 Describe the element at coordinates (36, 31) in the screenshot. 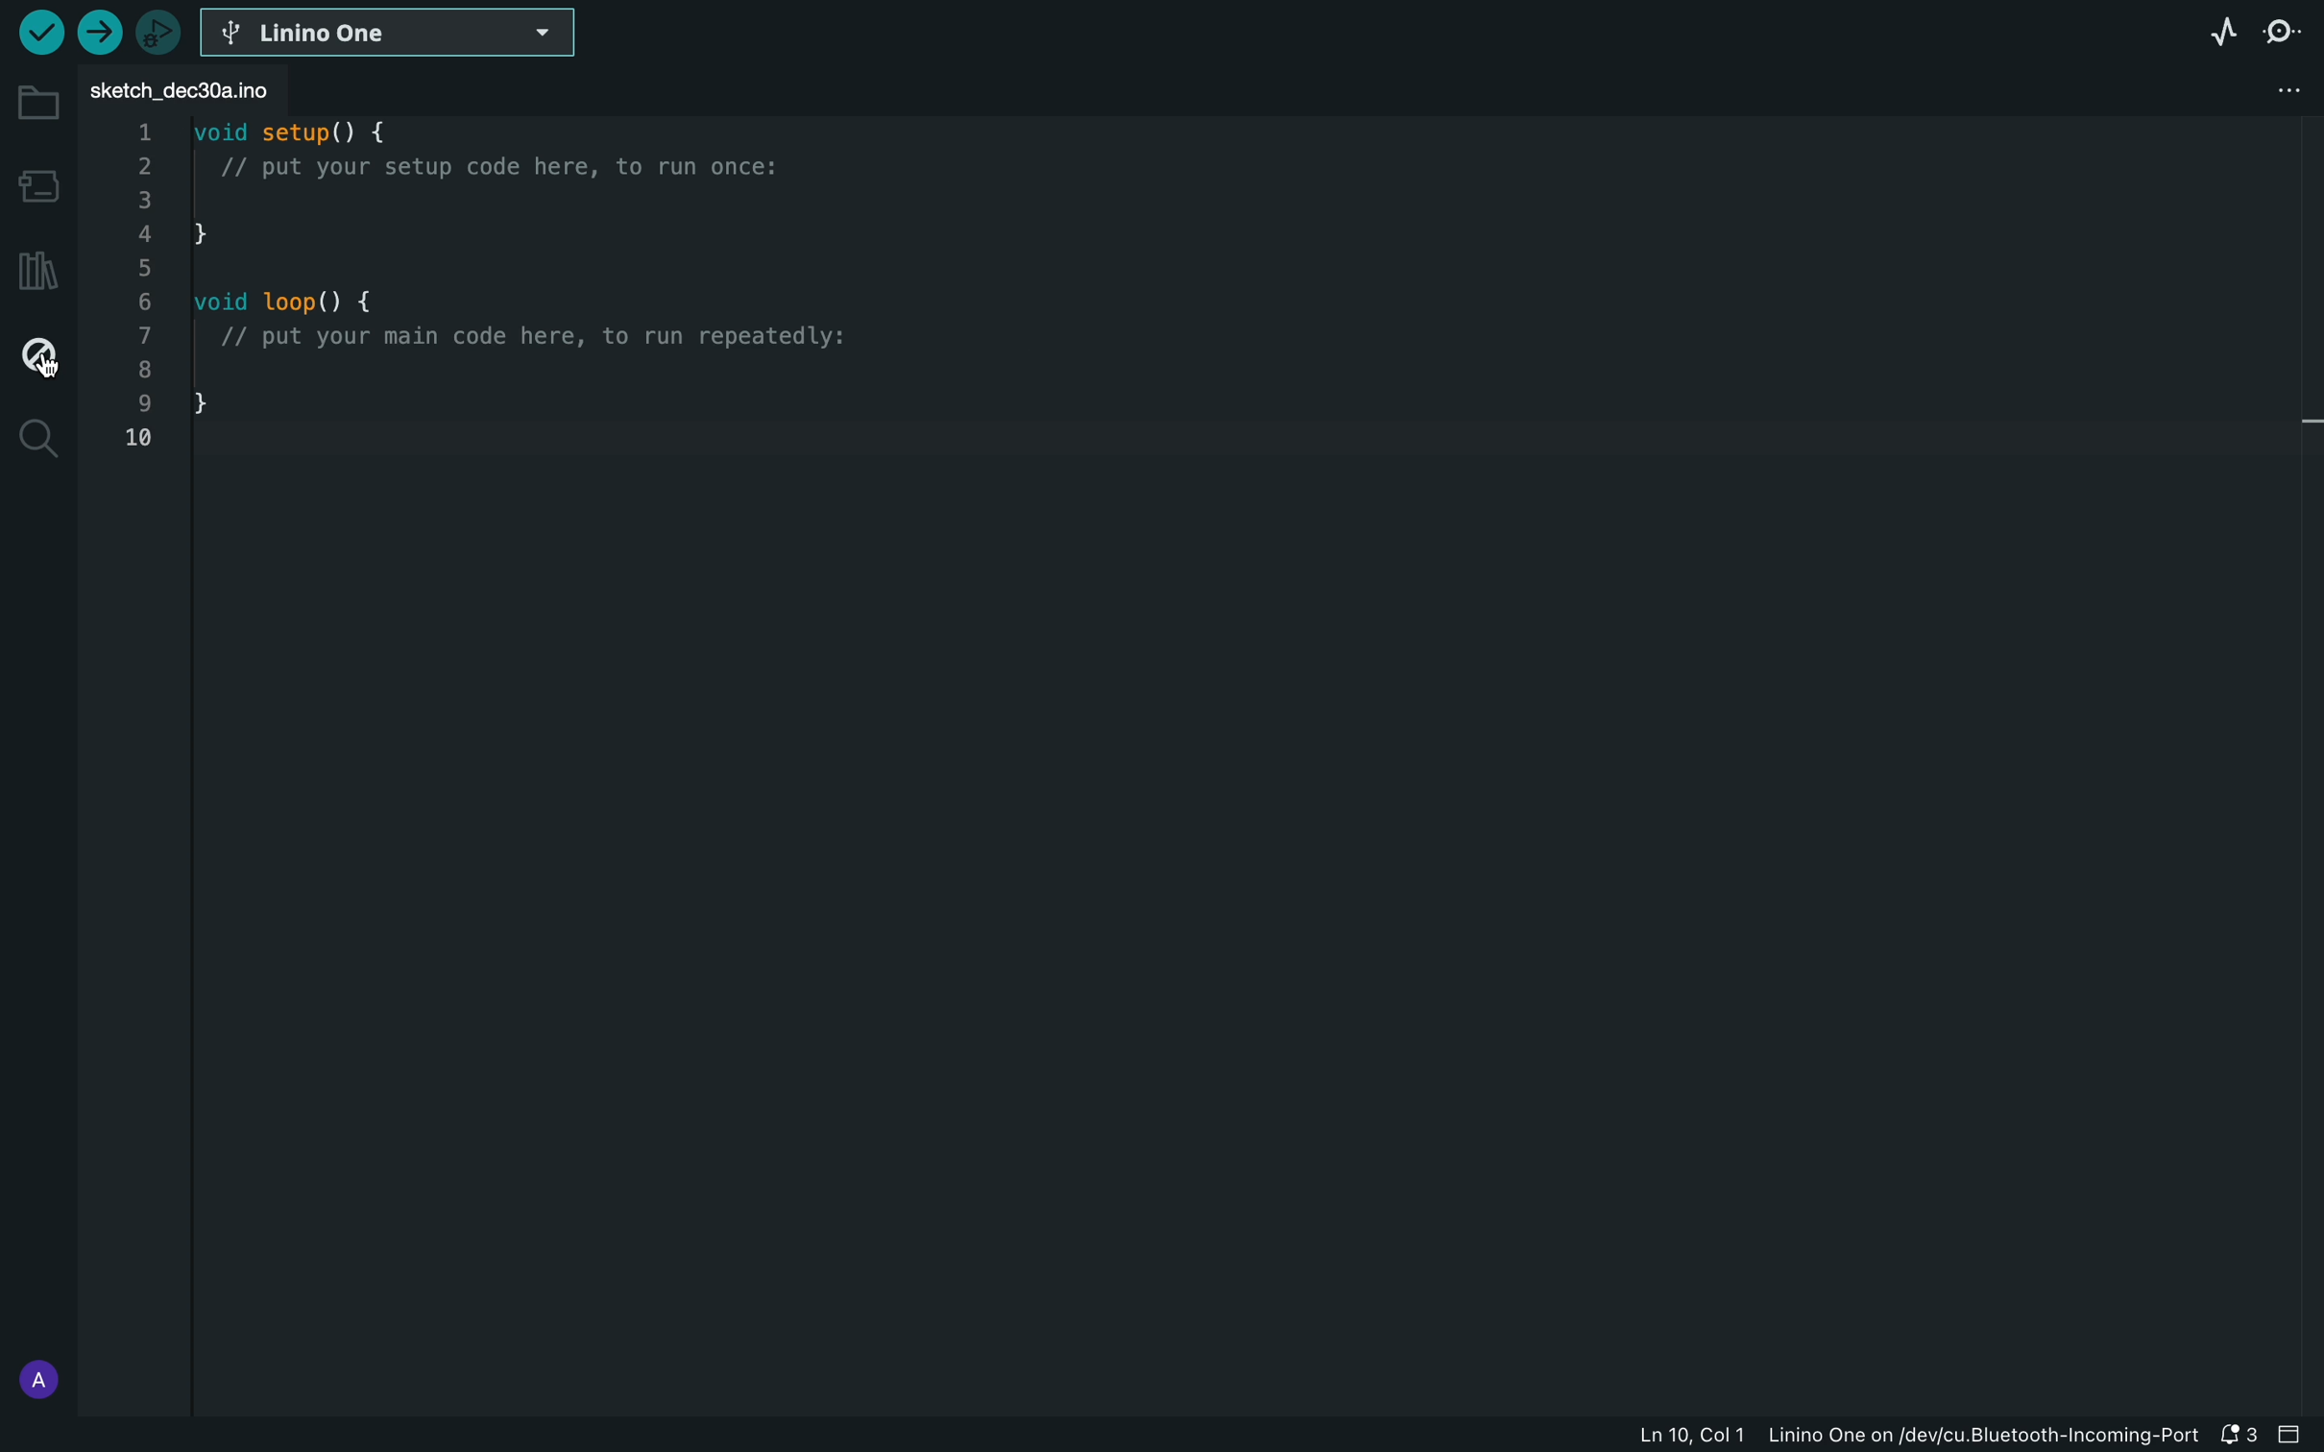

I see `verify` at that location.